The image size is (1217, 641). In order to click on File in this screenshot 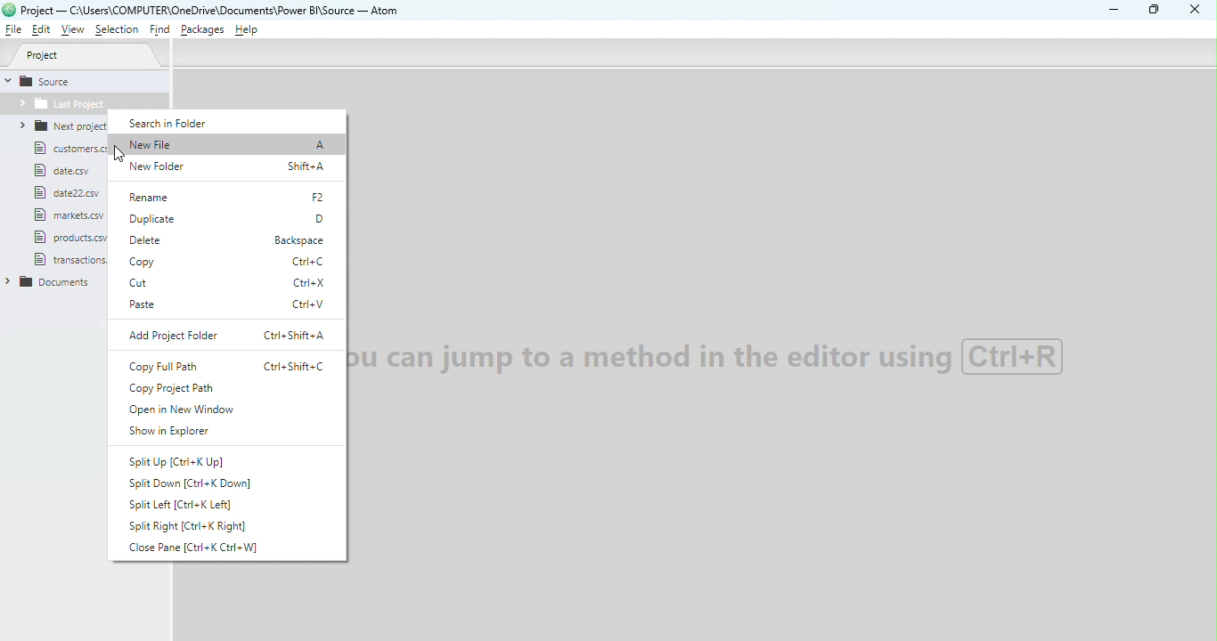, I will do `click(15, 30)`.